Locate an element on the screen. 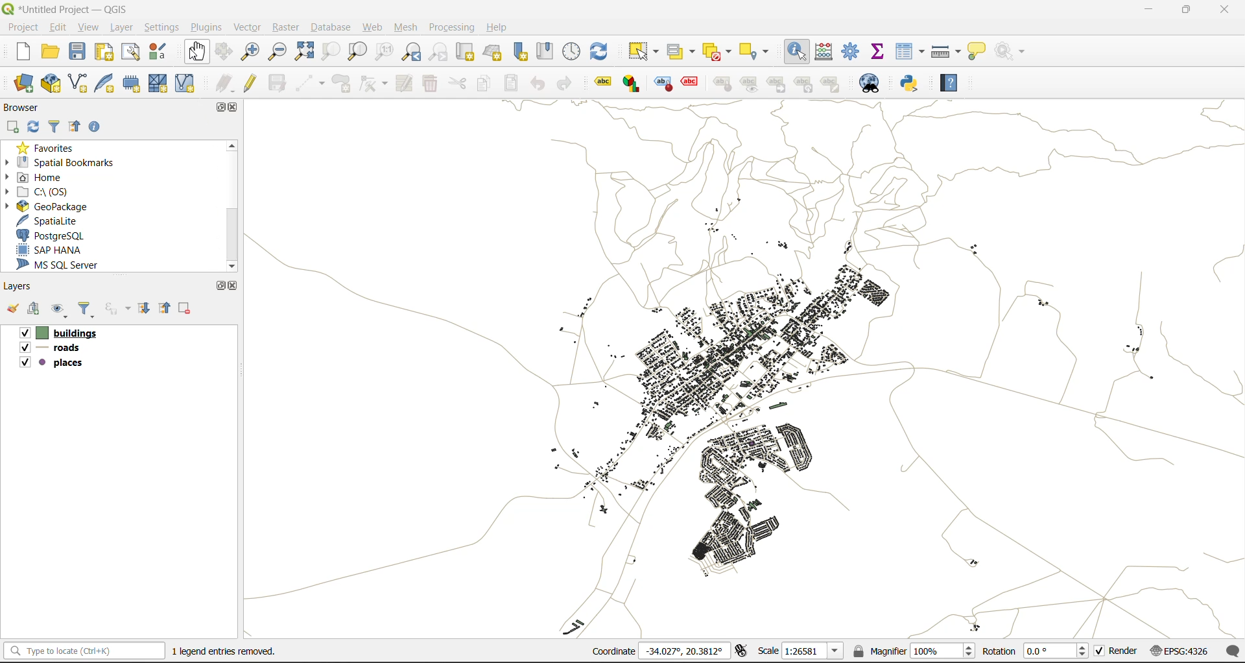 Image resolution: width=1245 pixels, height=663 pixels. Preview is located at coordinates (752, 84).